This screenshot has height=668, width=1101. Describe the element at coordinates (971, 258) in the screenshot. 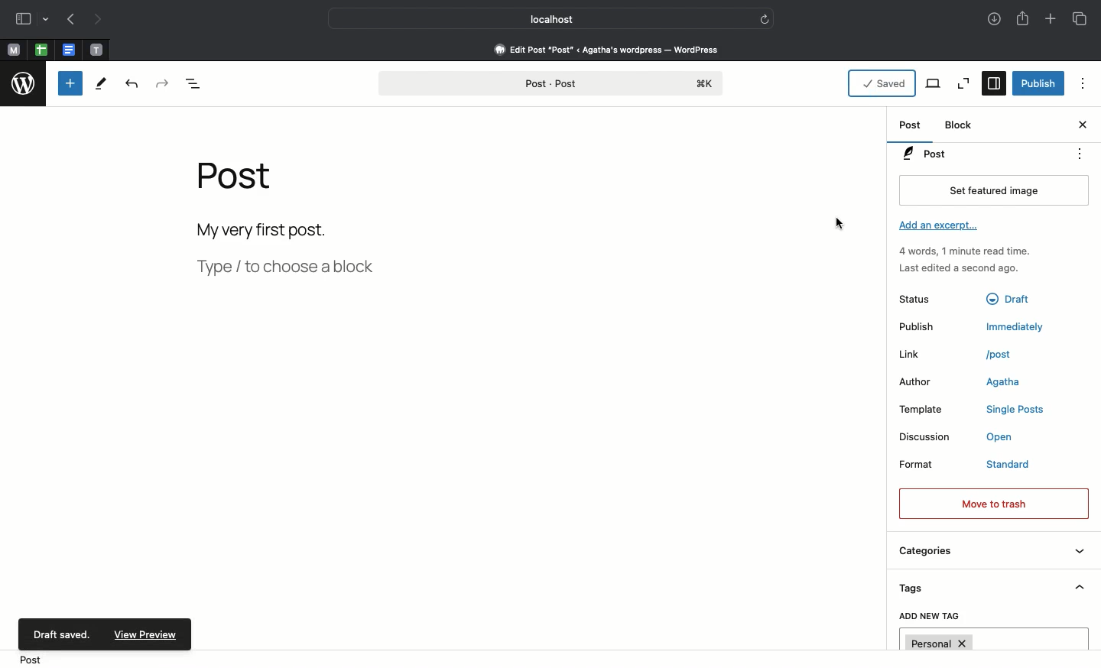

I see `Activity` at that location.